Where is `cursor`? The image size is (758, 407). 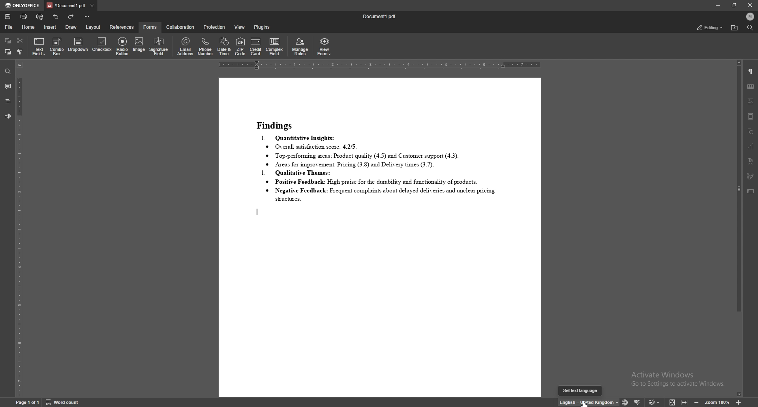
cursor is located at coordinates (585, 404).